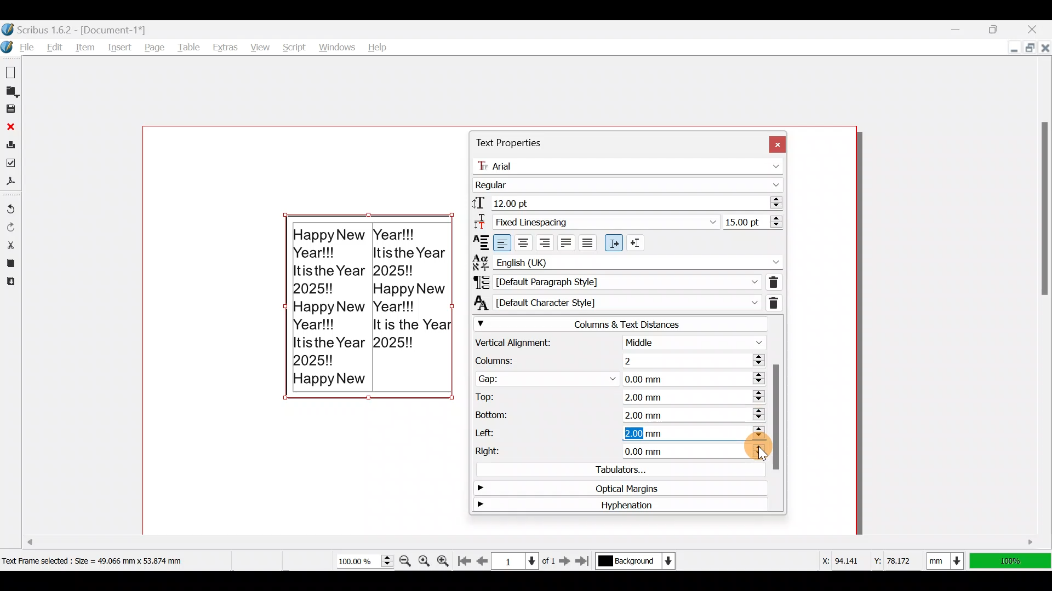  I want to click on Line spacing, so click(753, 221).